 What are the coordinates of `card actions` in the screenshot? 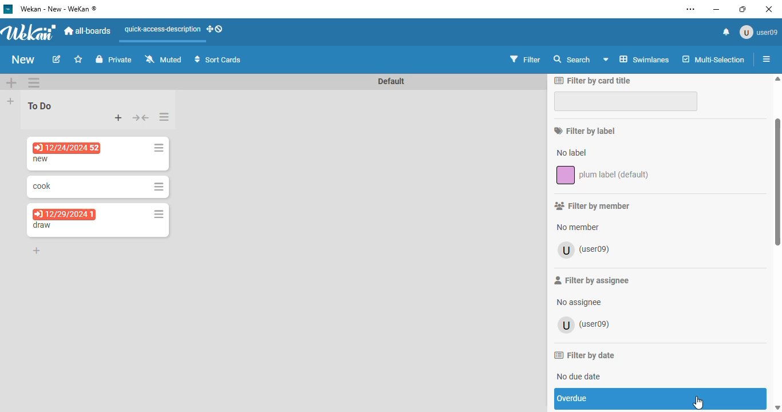 It's located at (159, 213).